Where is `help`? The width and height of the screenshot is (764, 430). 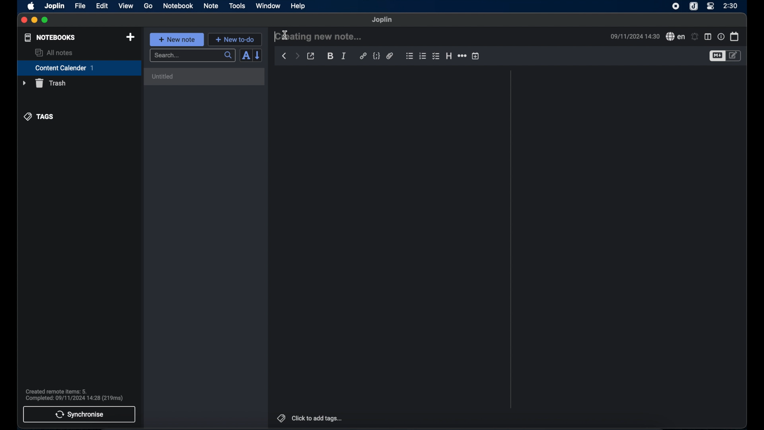
help is located at coordinates (299, 6).